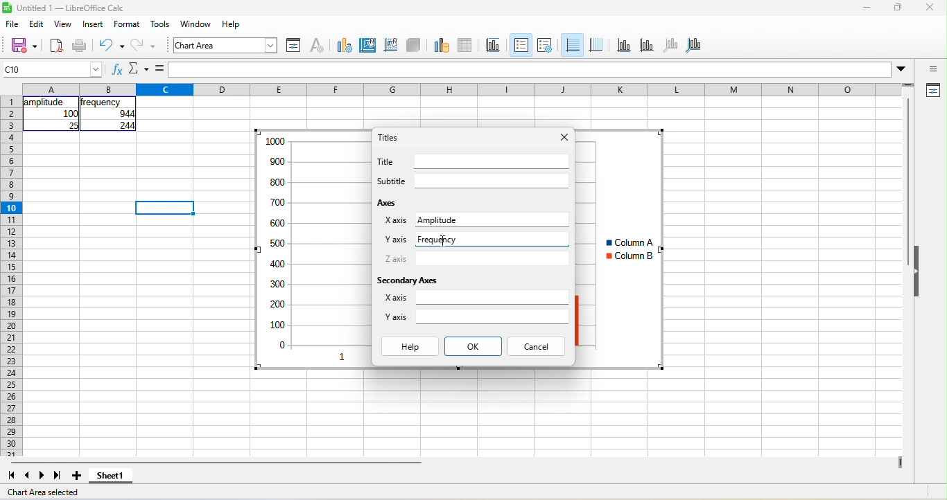  Describe the element at coordinates (406, 280) in the screenshot. I see `secondary axes` at that location.